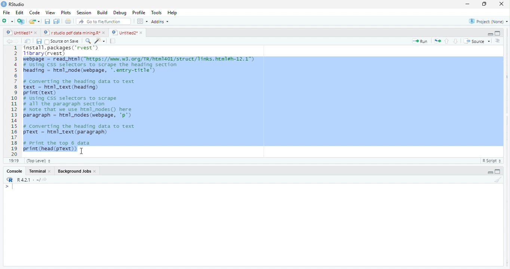 The width and height of the screenshot is (510, 269). I want to click on hide console, so click(497, 171).